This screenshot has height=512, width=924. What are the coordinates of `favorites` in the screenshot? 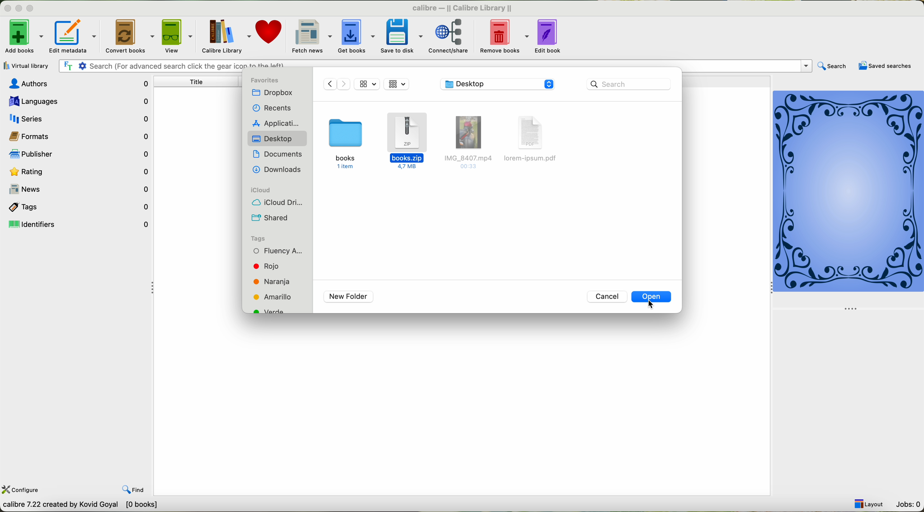 It's located at (267, 80).